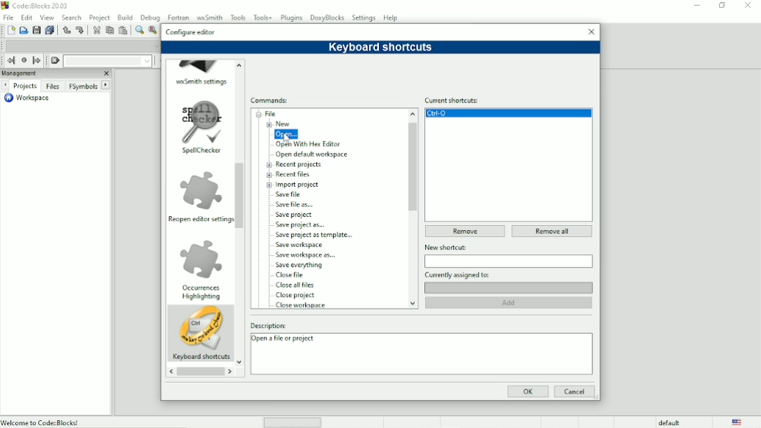 The height and width of the screenshot is (428, 761). What do you see at coordinates (272, 100) in the screenshot?
I see `Commands` at bounding box center [272, 100].